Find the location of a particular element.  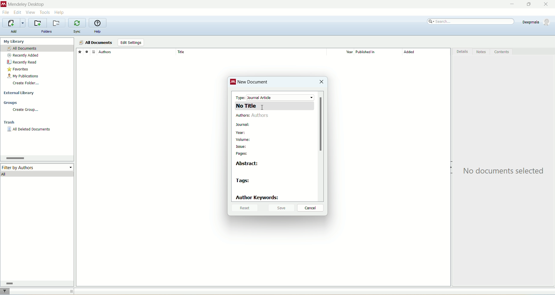

horizontal scroll bar is located at coordinates (36, 283).